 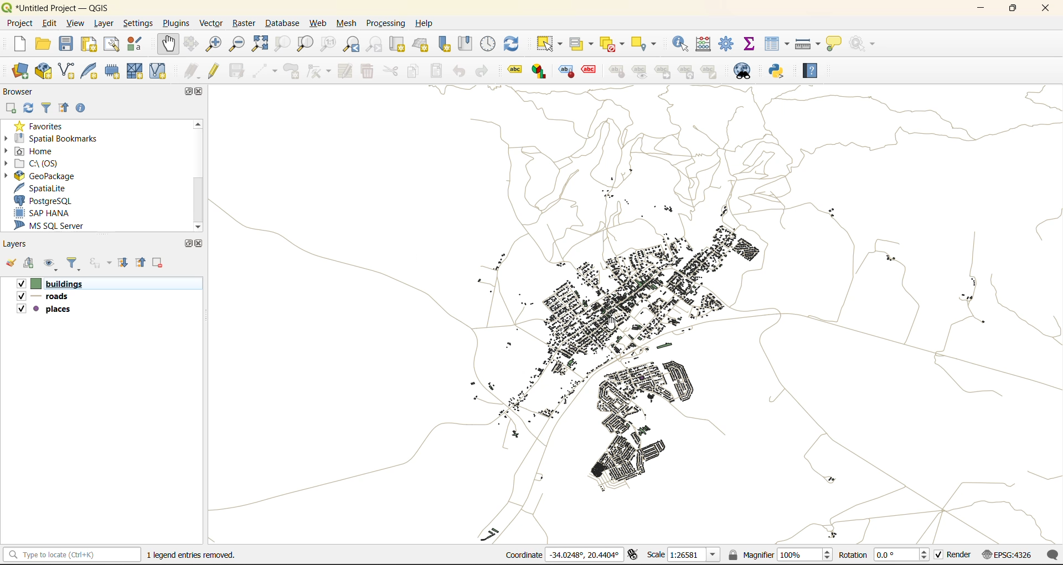 I want to click on enable properties, so click(x=81, y=107).